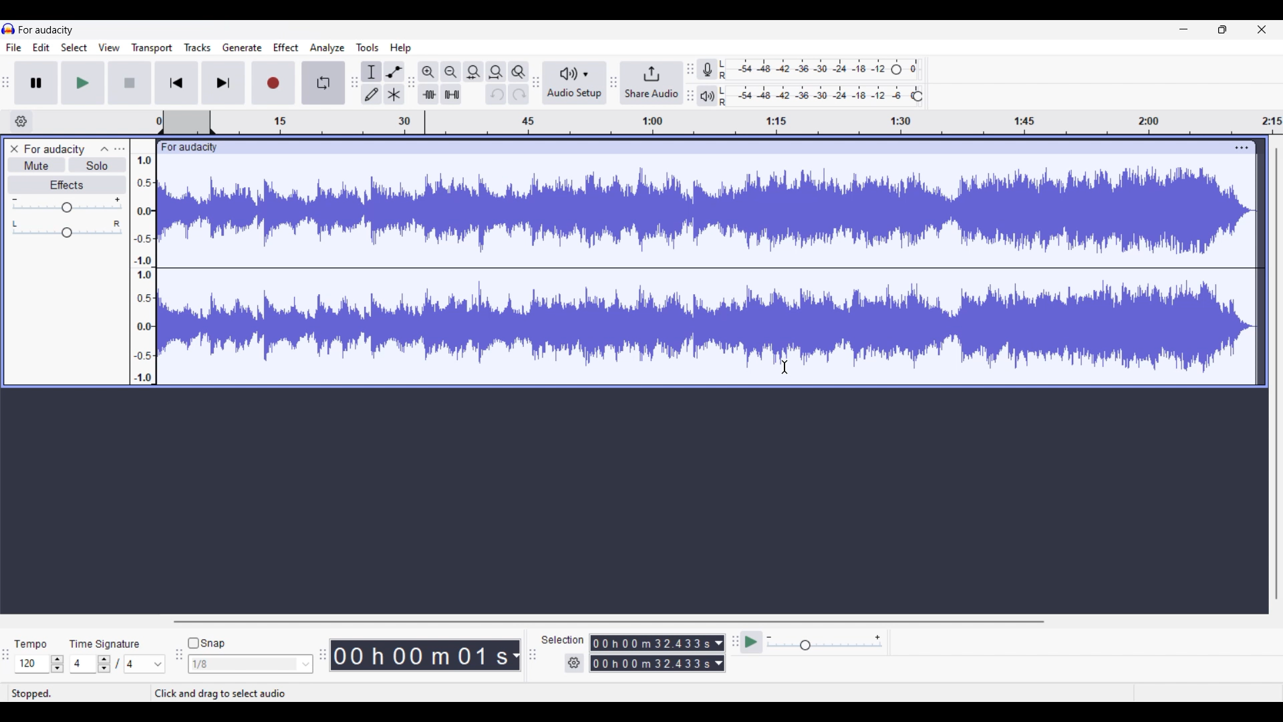 The image size is (1283, 722). What do you see at coordinates (54, 150) in the screenshot?
I see `Project name` at bounding box center [54, 150].